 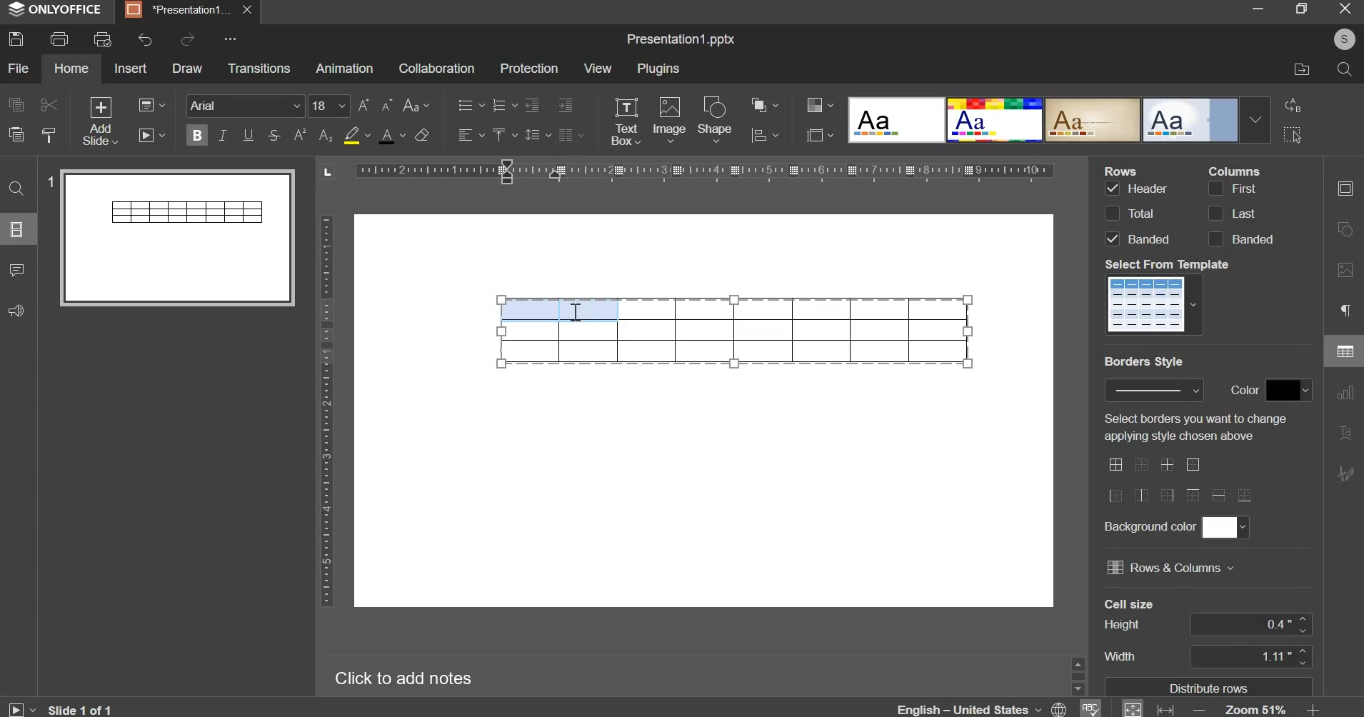 I want to click on User's account, so click(x=1344, y=38).